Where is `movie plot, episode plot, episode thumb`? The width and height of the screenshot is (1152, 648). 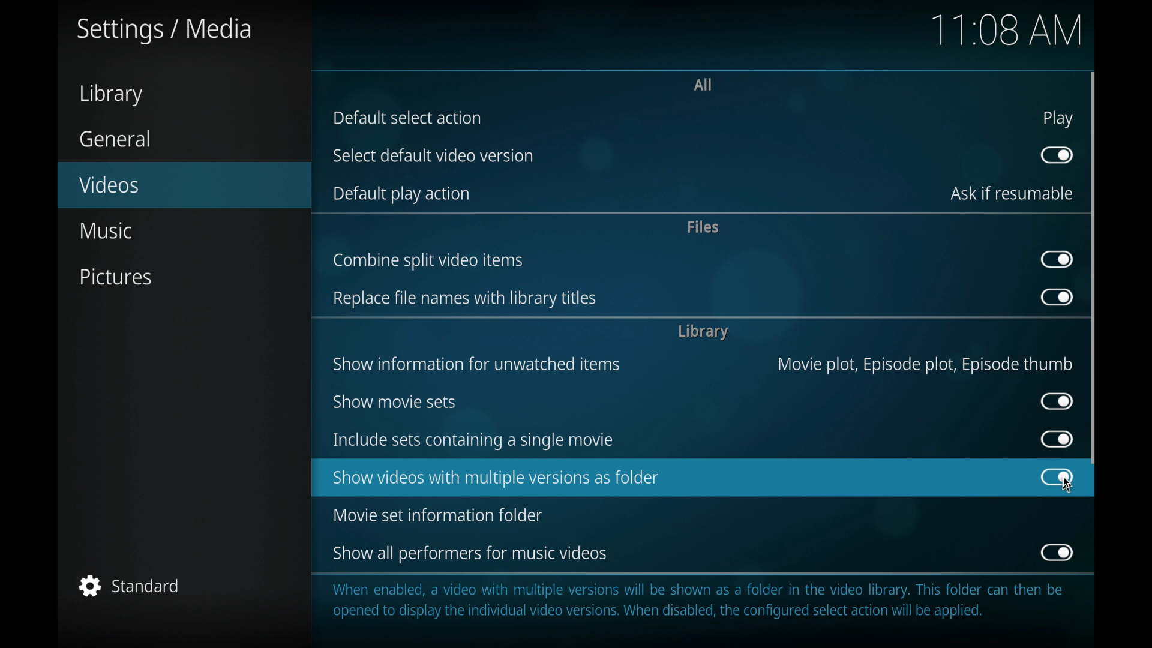 movie plot, episode plot, episode thumb is located at coordinates (926, 364).